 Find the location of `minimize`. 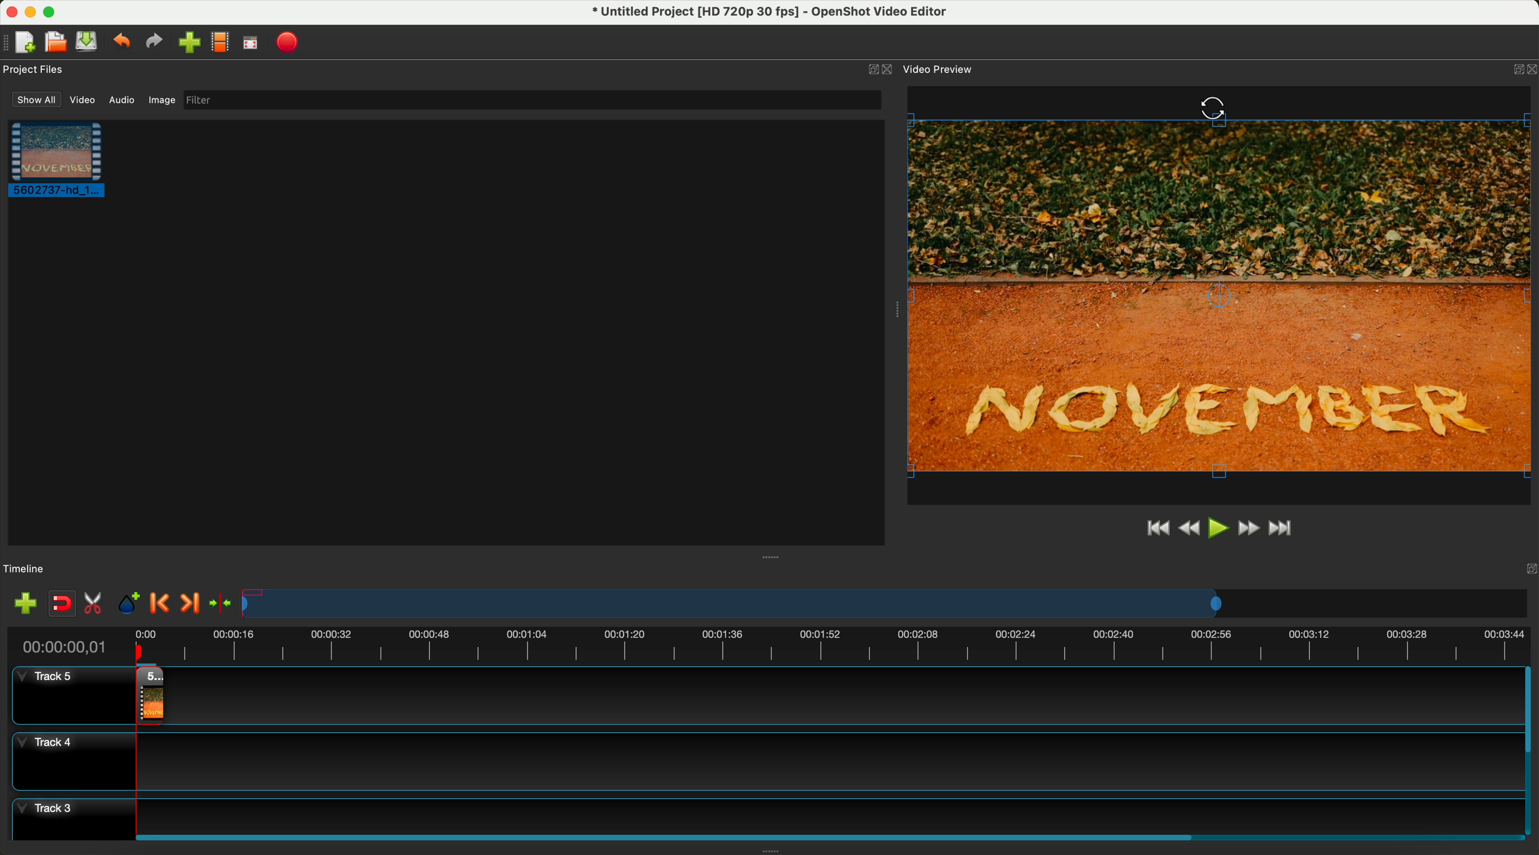

minimize is located at coordinates (866, 71).